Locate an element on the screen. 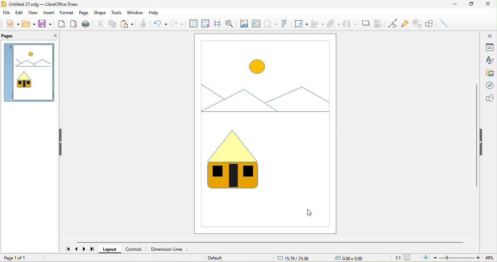  snap to grid is located at coordinates (206, 23).